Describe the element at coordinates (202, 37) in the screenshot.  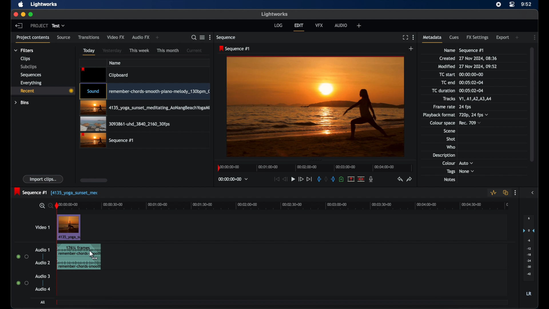
I see `google list or tile view` at that location.